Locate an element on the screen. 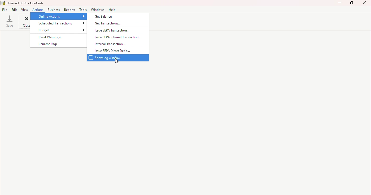  Maximize is located at coordinates (353, 4).